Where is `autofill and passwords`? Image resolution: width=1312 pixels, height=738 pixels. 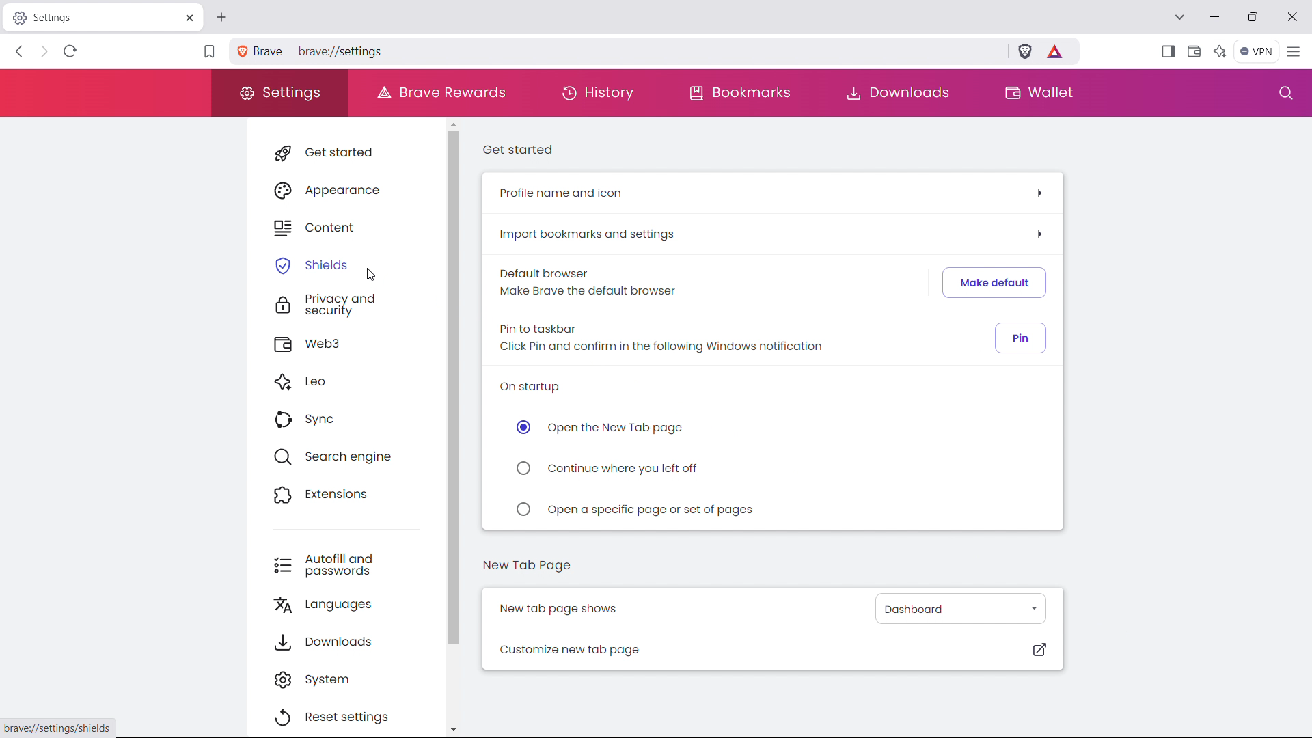
autofill and passwords is located at coordinates (344, 564).